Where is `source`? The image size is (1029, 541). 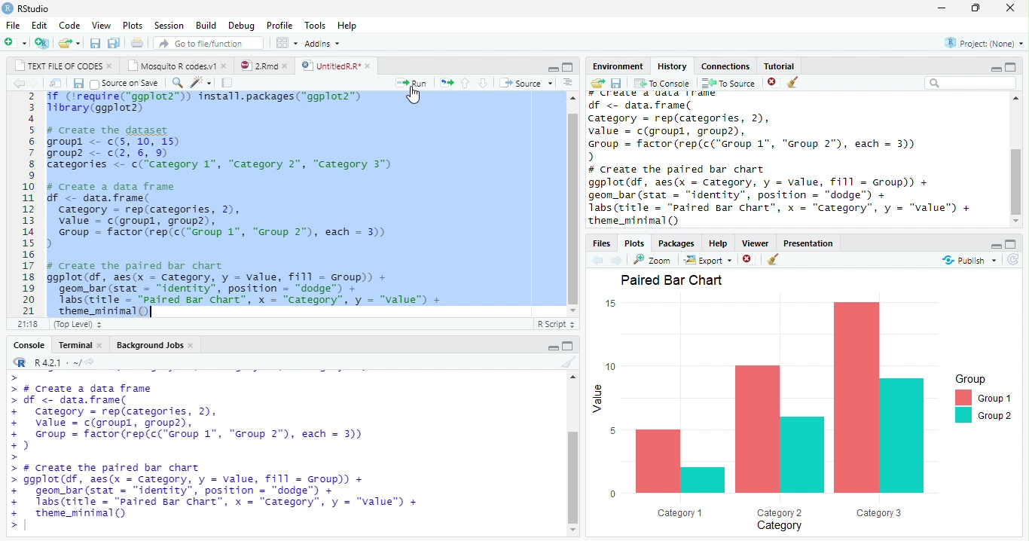
source is located at coordinates (525, 83).